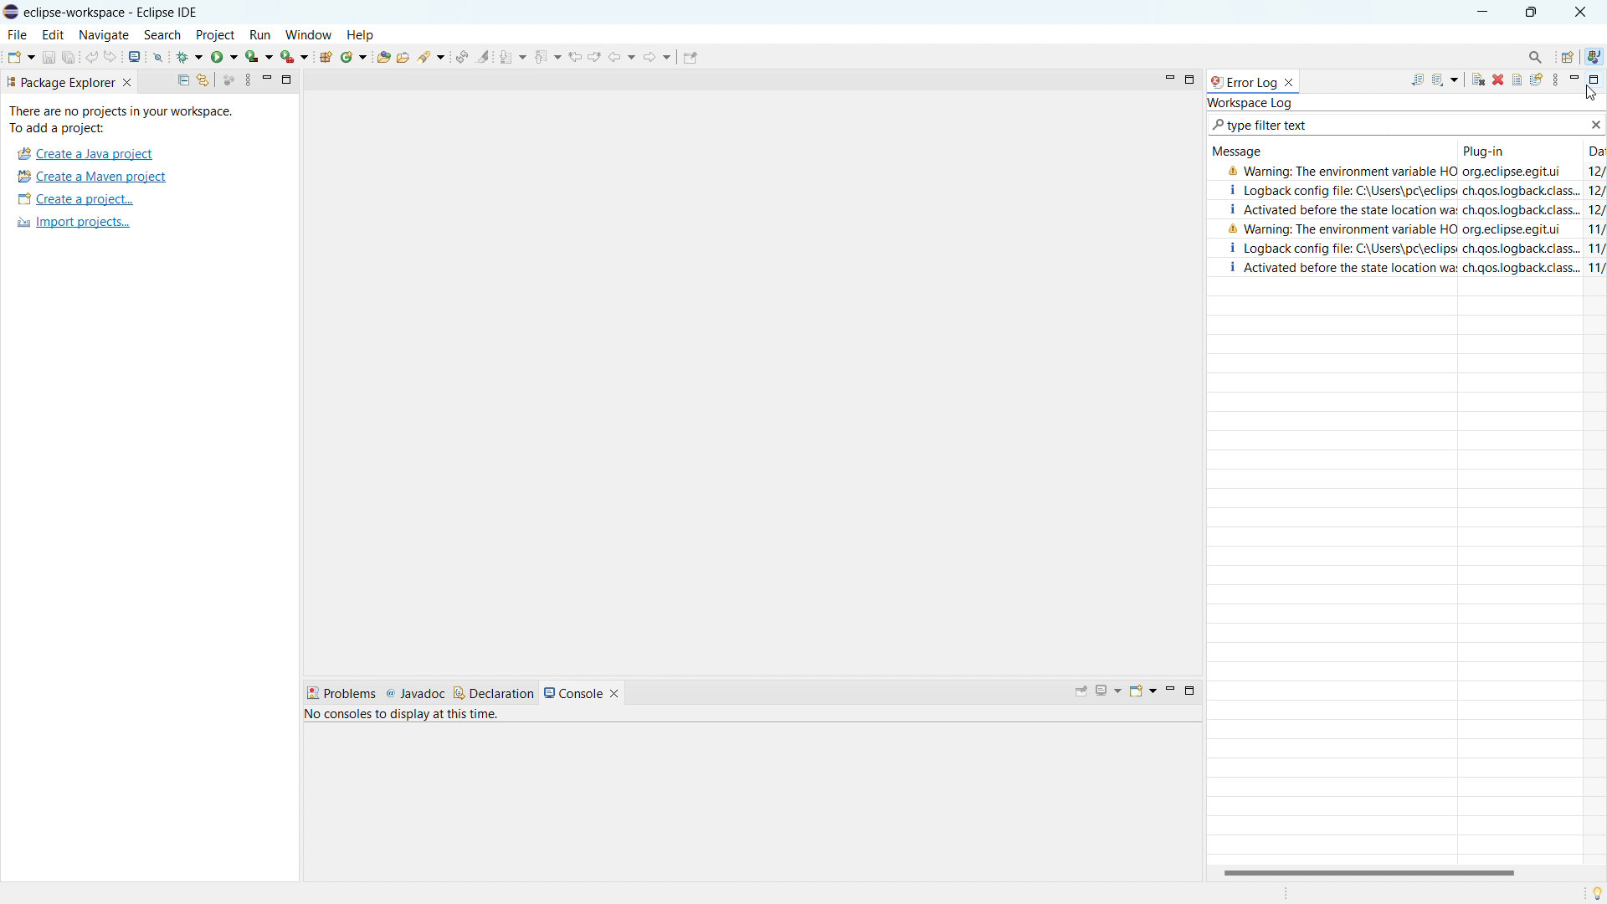  Describe the element at coordinates (1517, 80) in the screenshot. I see `open log` at that location.